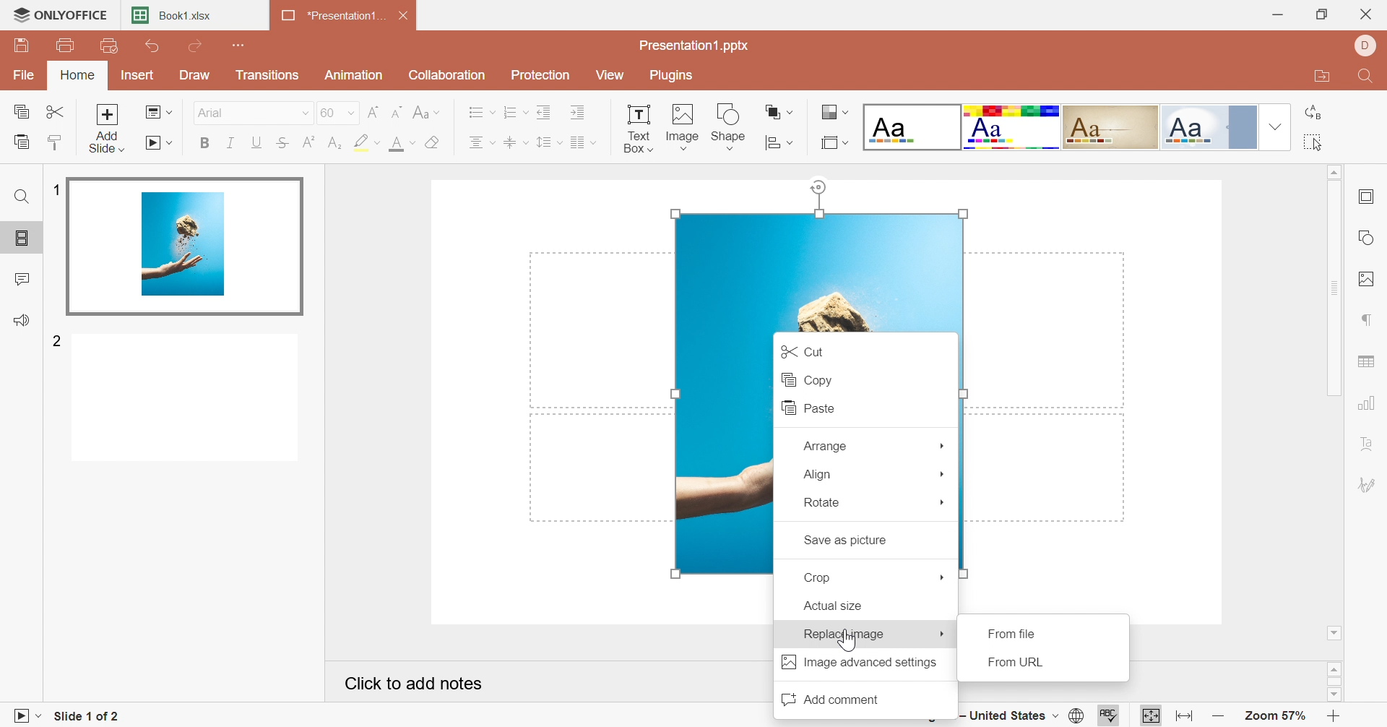 The width and height of the screenshot is (1387, 727). Describe the element at coordinates (613, 74) in the screenshot. I see `View` at that location.